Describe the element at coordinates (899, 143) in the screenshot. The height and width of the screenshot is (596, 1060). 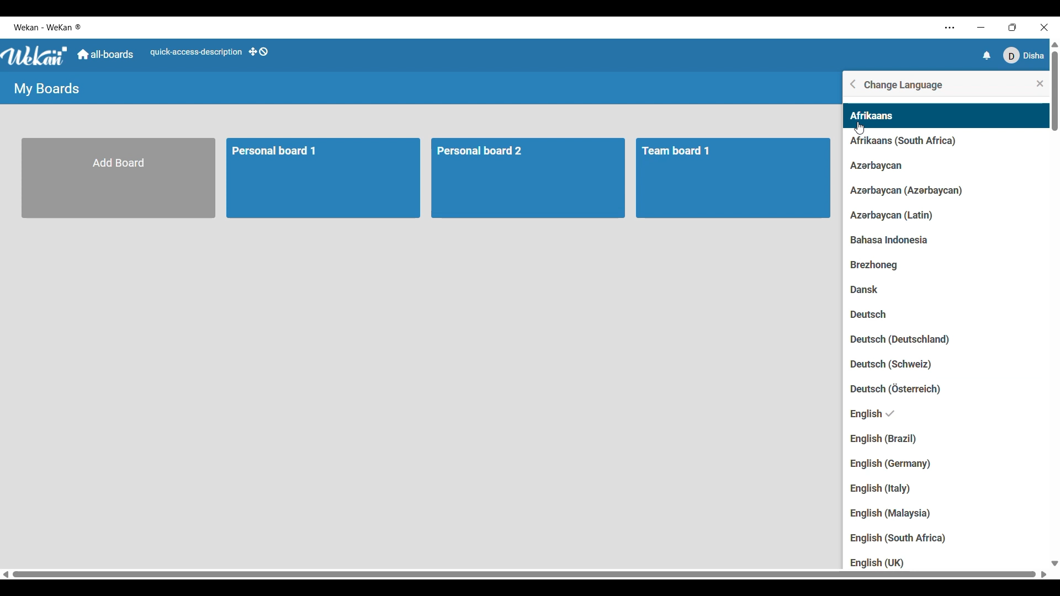
I see `Afrikaans (South Africa)` at that location.